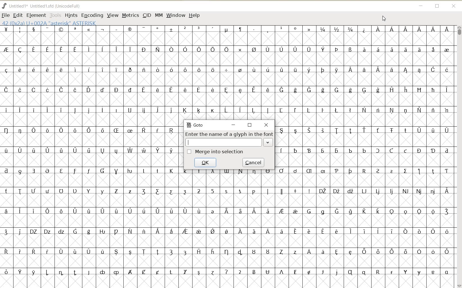  What do you see at coordinates (113, 16) in the screenshot?
I see `VIEW` at bounding box center [113, 16].